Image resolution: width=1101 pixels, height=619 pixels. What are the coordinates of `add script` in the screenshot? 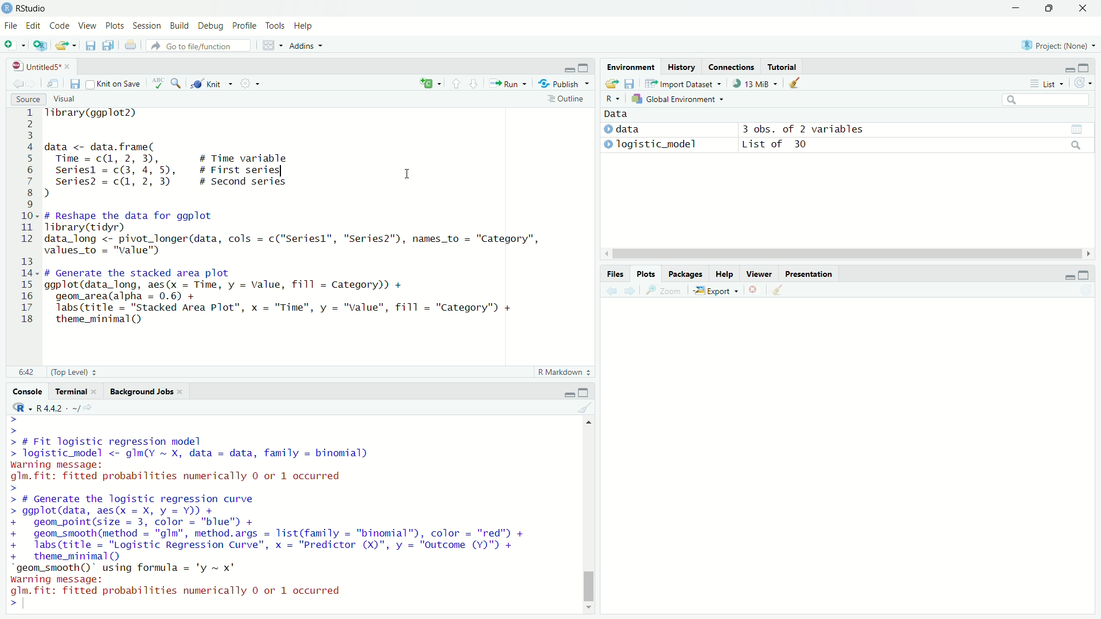 It's located at (42, 46).